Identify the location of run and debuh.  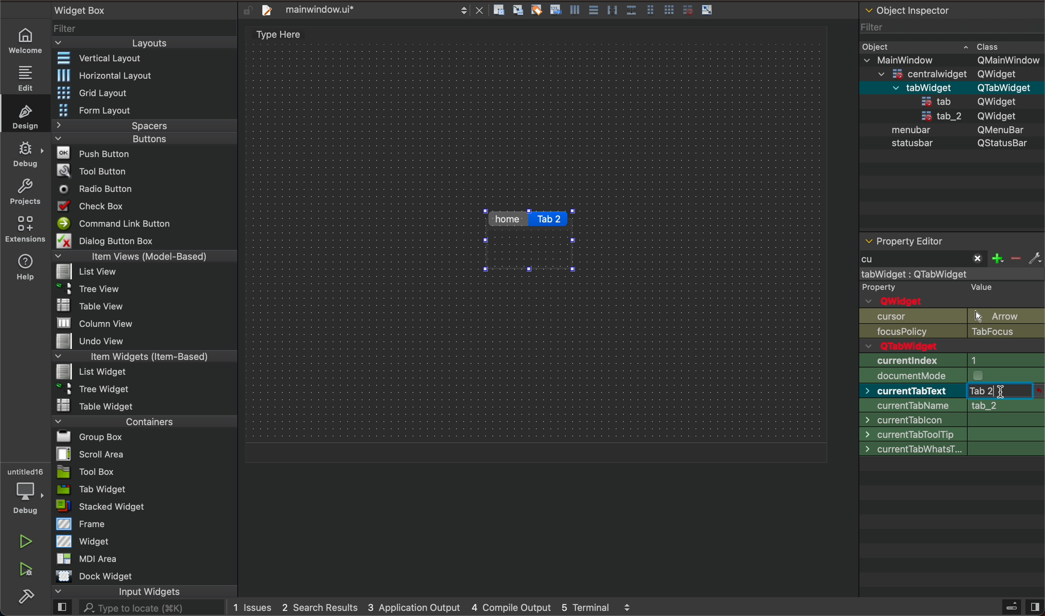
(31, 570).